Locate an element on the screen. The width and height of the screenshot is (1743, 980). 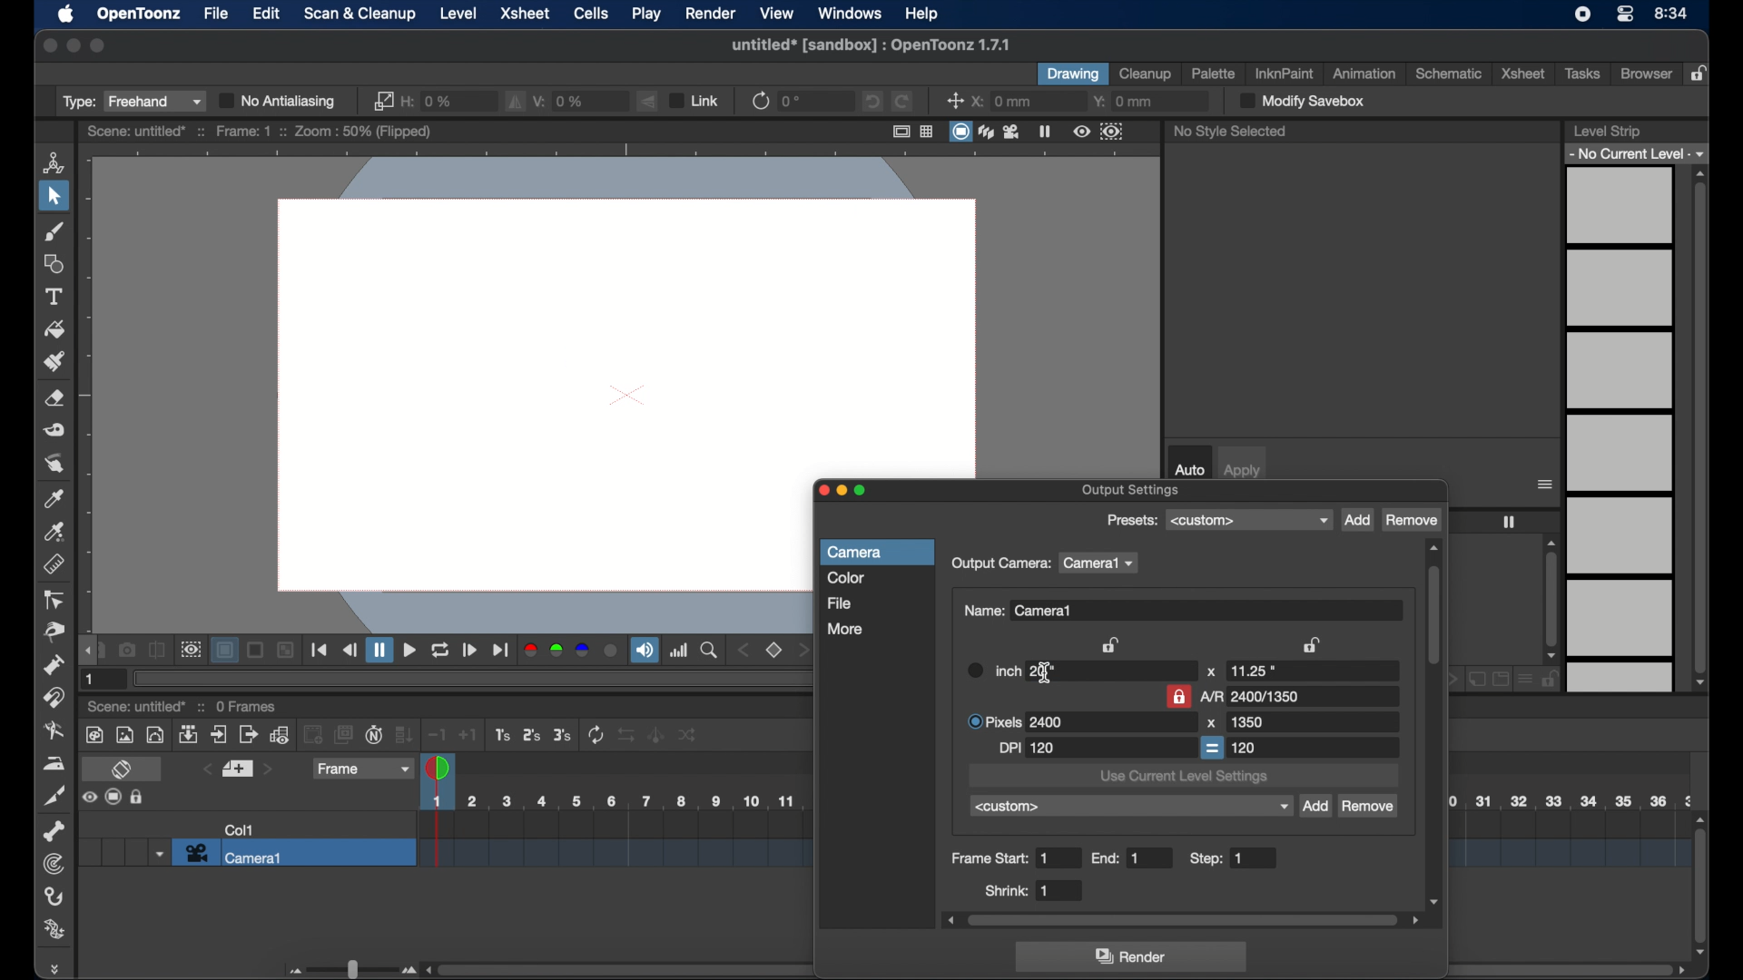
 is located at coordinates (1529, 681).